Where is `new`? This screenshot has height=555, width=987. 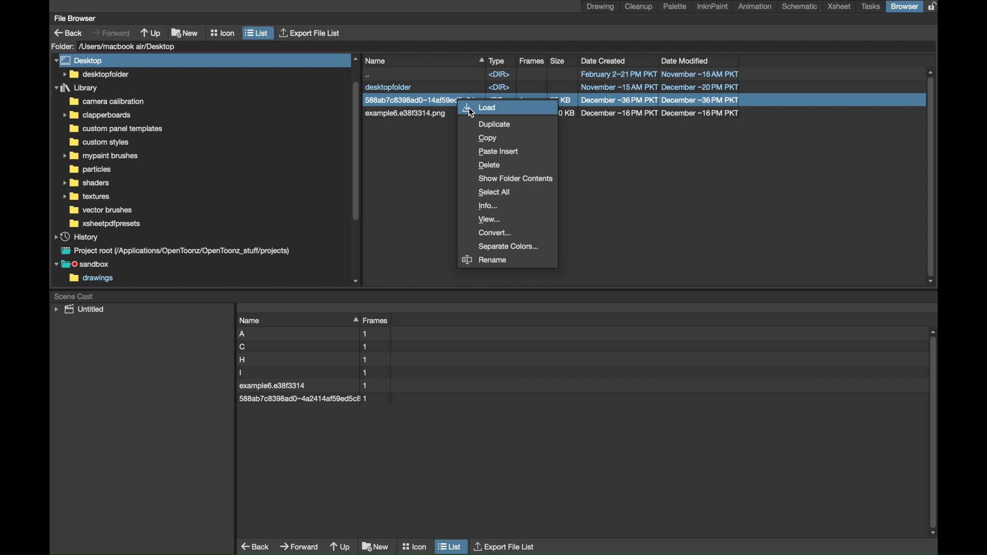
new is located at coordinates (185, 31).